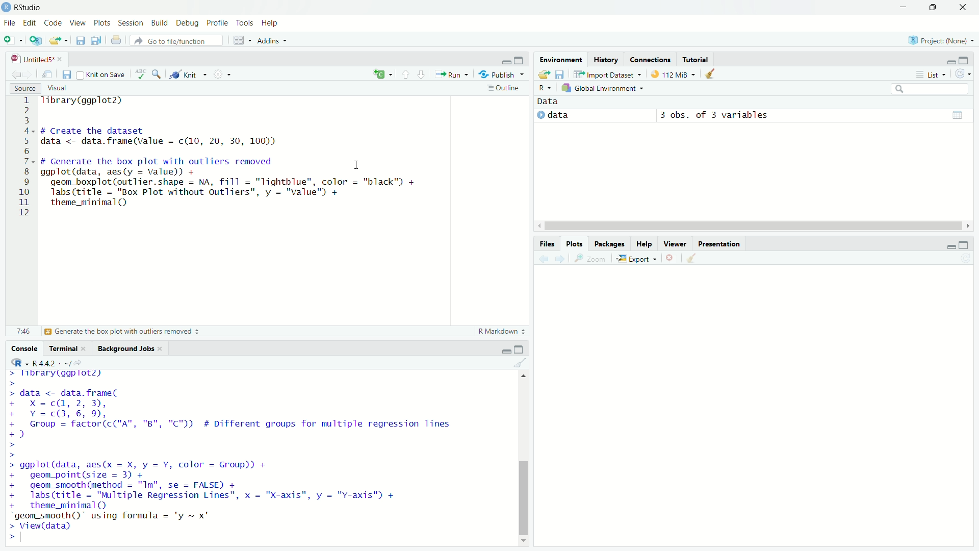 This screenshot has height=551, width=979. Describe the element at coordinates (607, 58) in the screenshot. I see `History` at that location.